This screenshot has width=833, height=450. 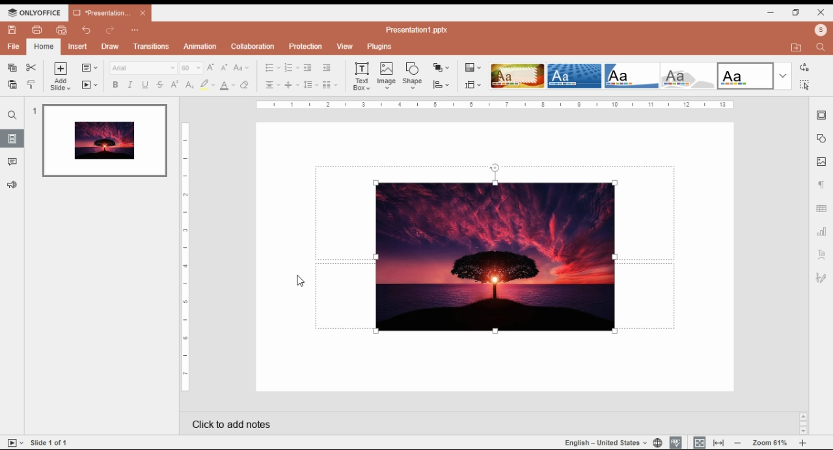 I want to click on comments, so click(x=13, y=163).